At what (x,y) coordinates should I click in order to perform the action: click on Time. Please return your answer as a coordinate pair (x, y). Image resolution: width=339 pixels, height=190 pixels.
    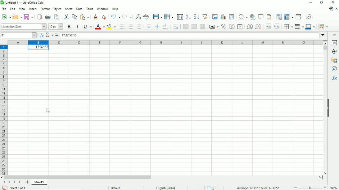
    Looking at the image, I should click on (38, 47).